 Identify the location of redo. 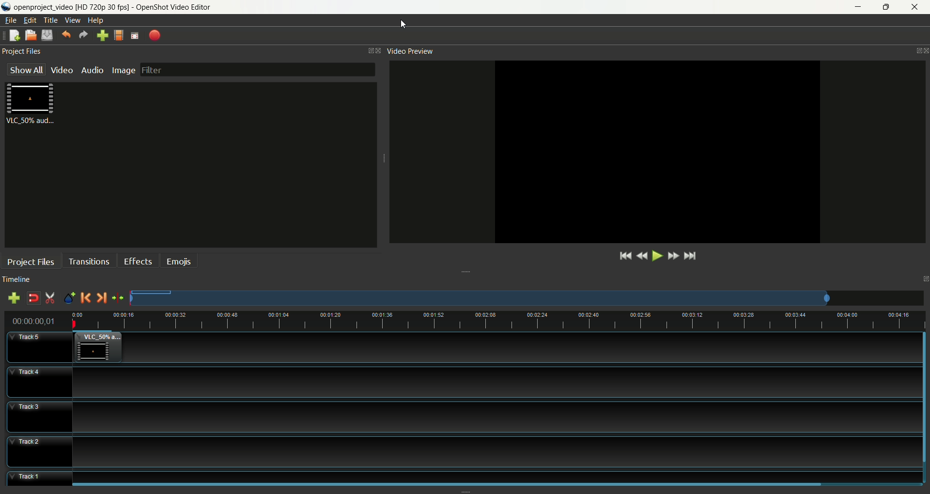
(83, 35).